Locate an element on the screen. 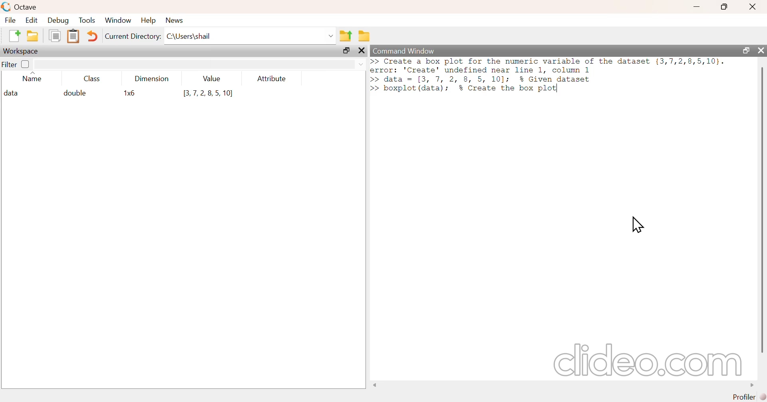 The height and width of the screenshot is (402, 767). scrollbar is located at coordinates (762, 209).